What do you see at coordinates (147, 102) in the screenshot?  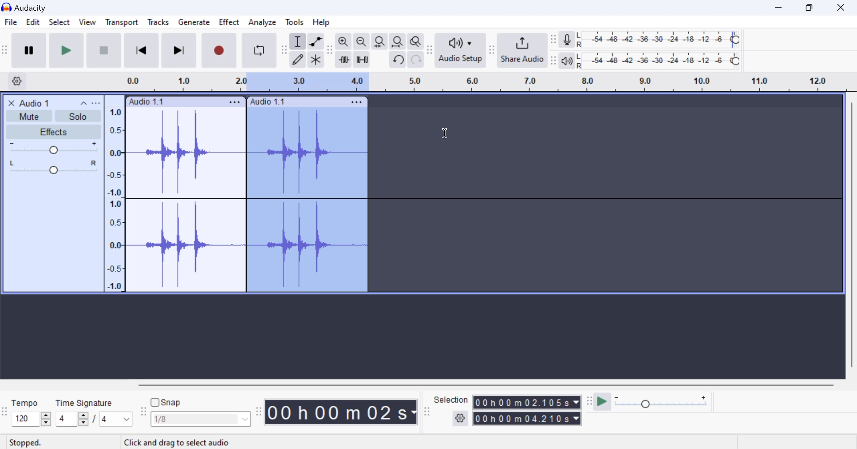 I see `Clip Label` at bounding box center [147, 102].